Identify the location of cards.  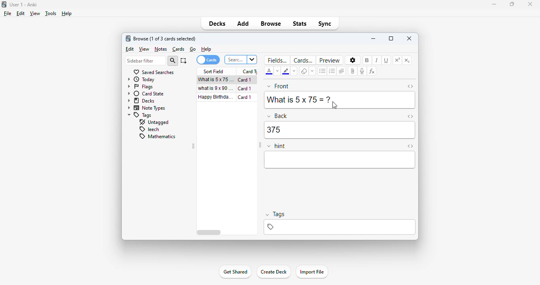
(208, 60).